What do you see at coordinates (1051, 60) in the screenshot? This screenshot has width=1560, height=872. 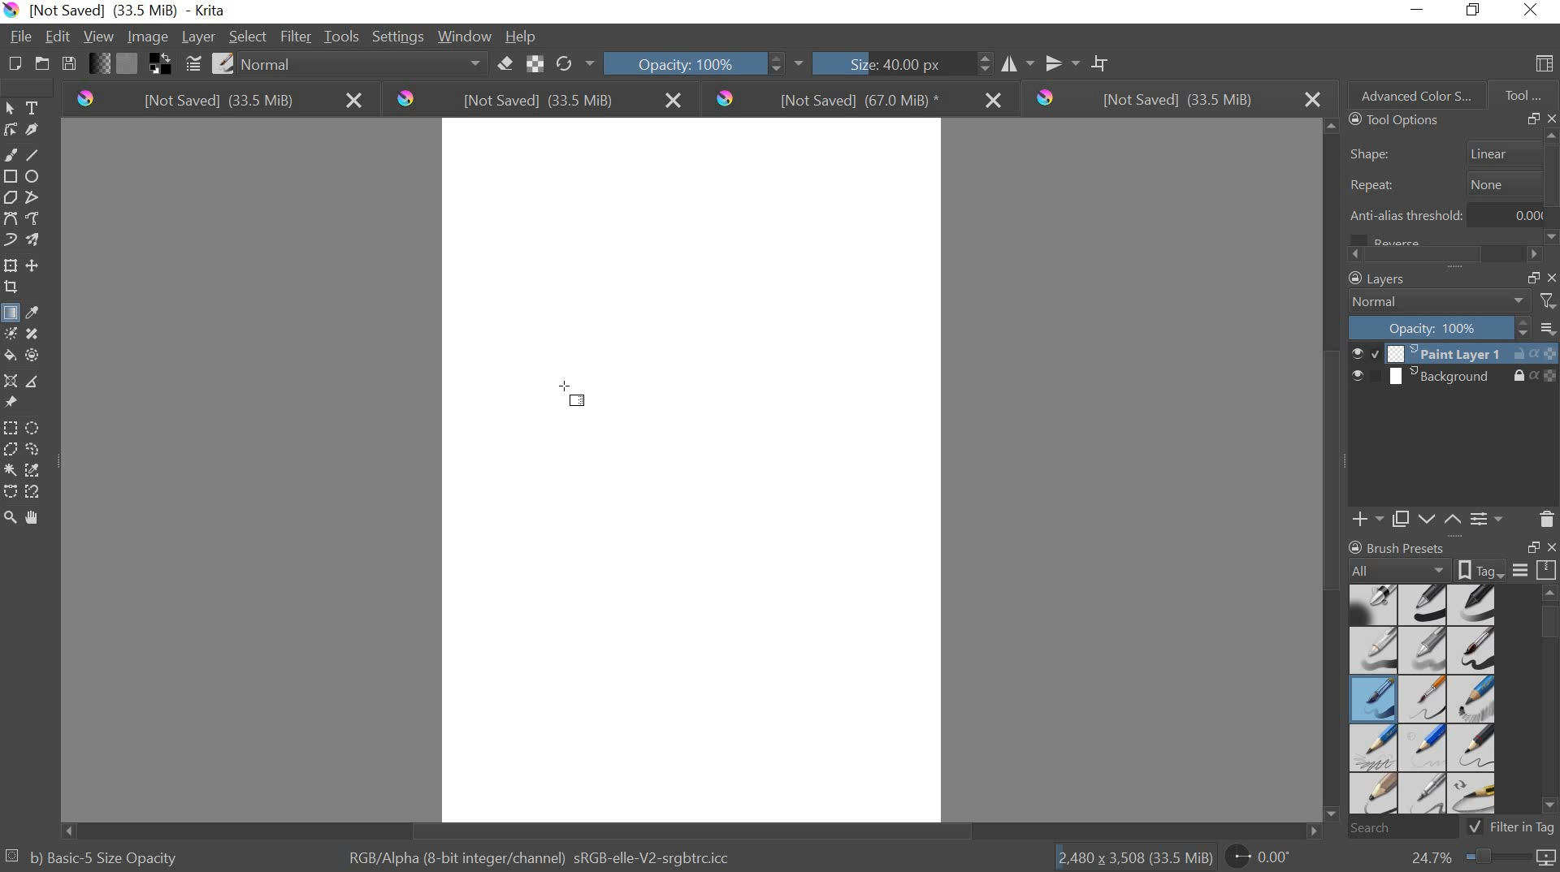 I see `VERTICAL MIRROR TOOL` at bounding box center [1051, 60].